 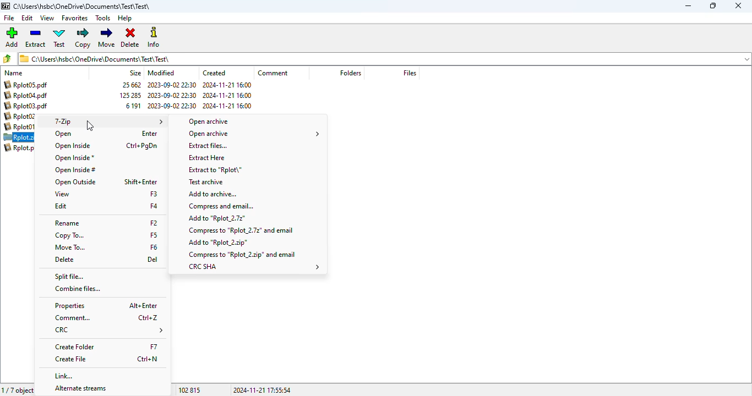 I want to click on 2024-11-21 17:55:54, so click(x=261, y=390).